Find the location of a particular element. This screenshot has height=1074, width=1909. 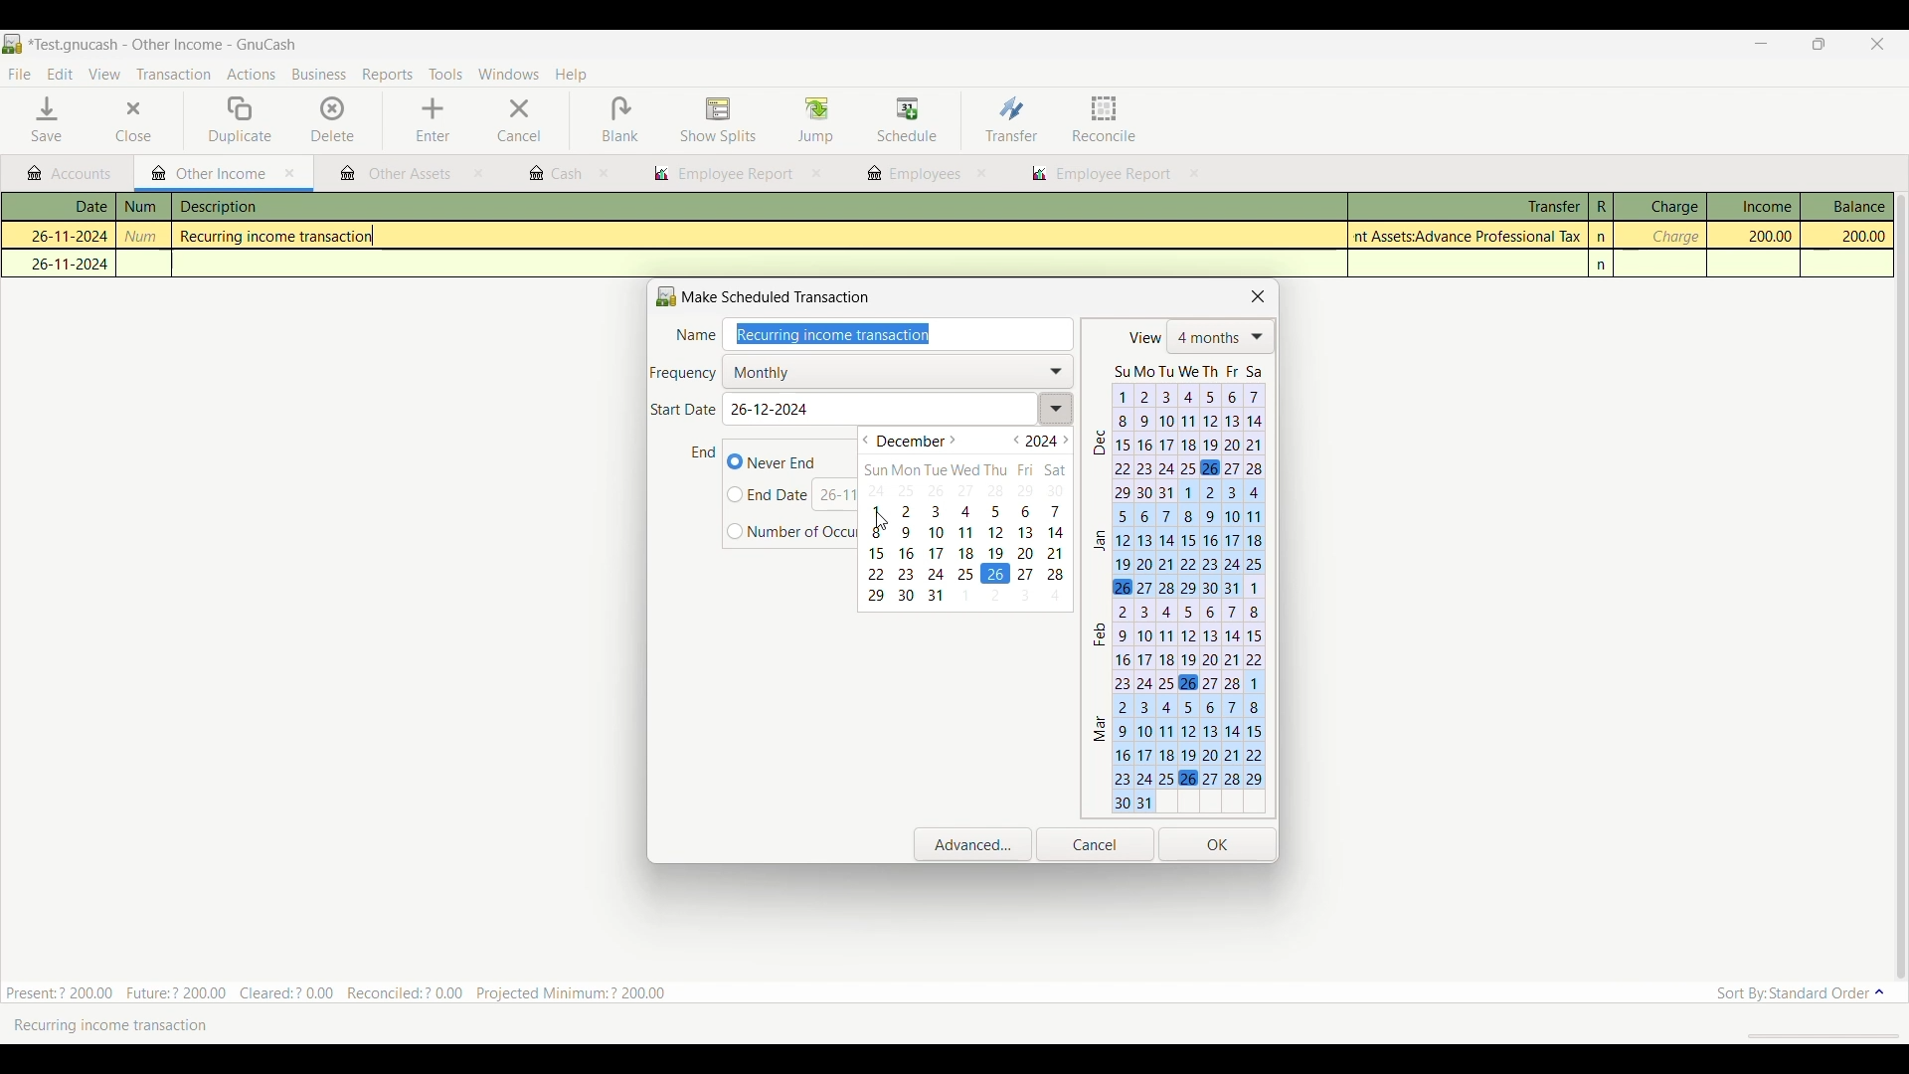

Enter is located at coordinates (433, 120).